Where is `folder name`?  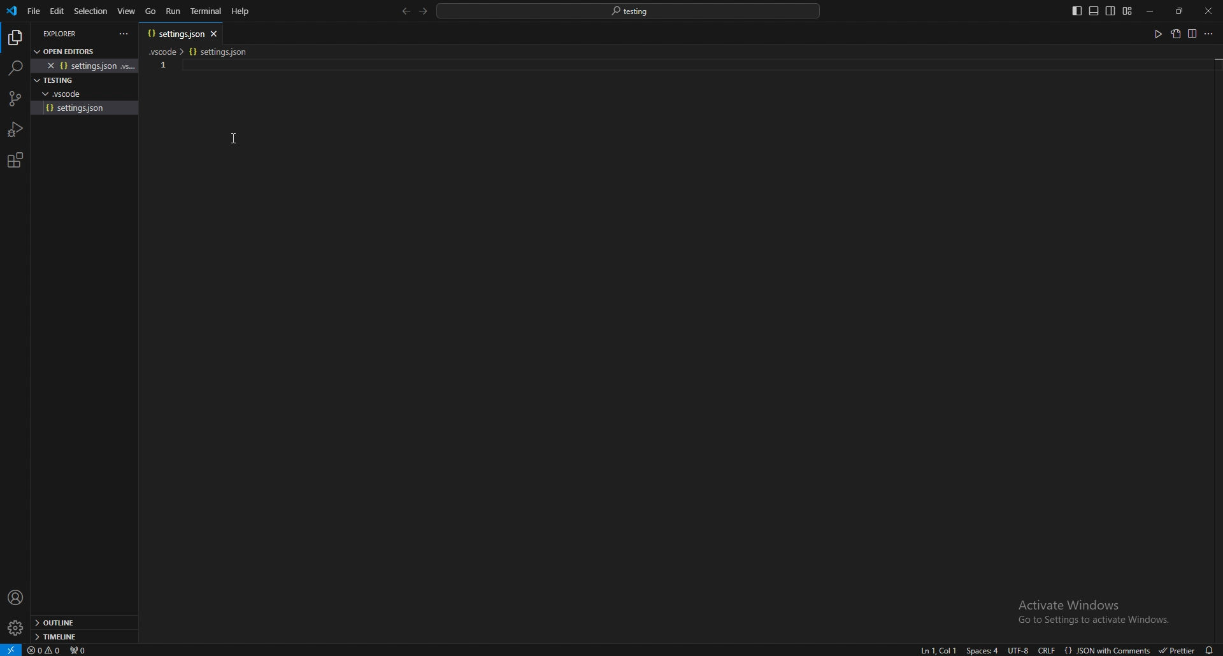 folder name is located at coordinates (58, 93).